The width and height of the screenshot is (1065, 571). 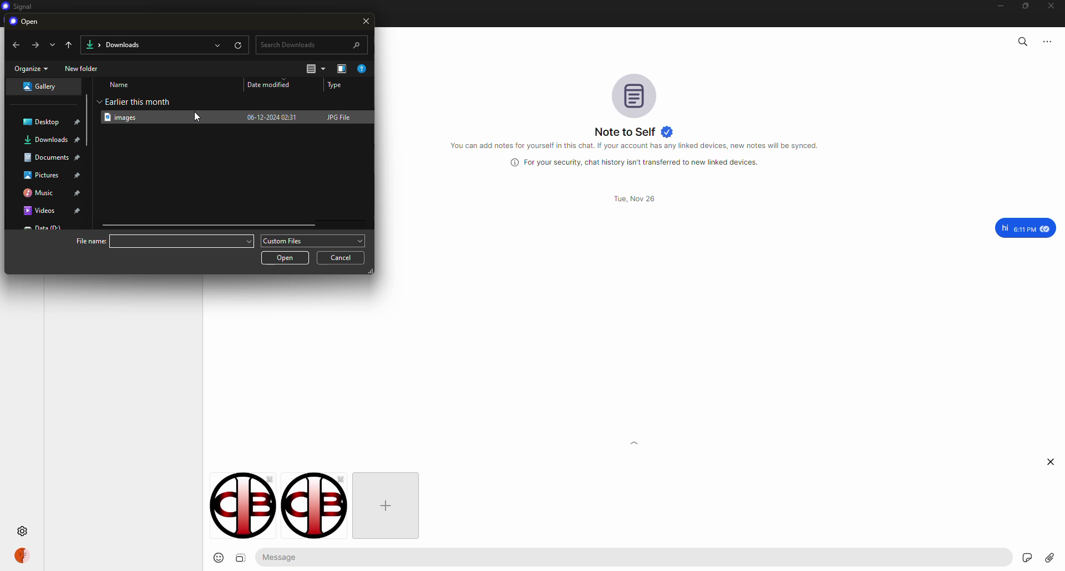 I want to click on down, so click(x=52, y=44).